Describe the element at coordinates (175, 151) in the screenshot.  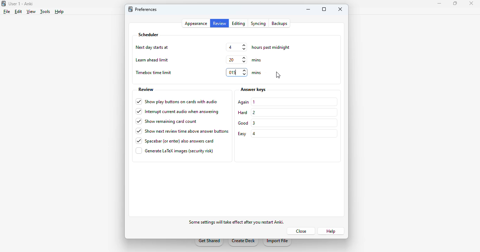
I see `generate LaTex images (security risk)` at that location.